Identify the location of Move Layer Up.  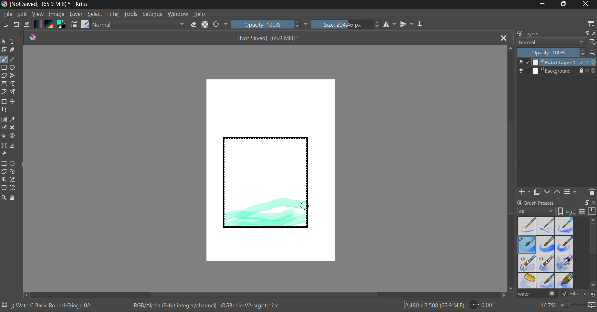
(558, 191).